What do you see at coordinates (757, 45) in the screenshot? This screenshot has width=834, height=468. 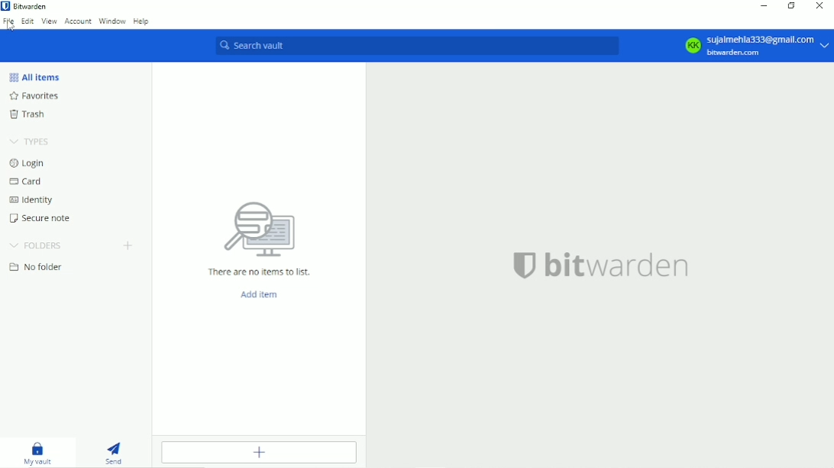 I see `sujalmehta333@gmall.com   bitwarden.com` at bounding box center [757, 45].